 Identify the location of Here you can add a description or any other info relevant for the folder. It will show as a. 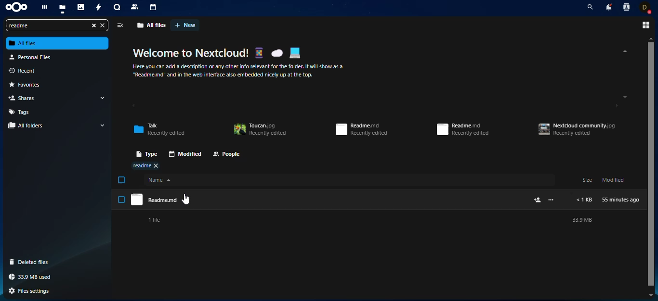
(239, 67).